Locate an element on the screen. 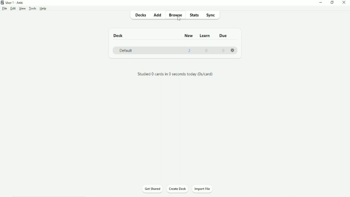 This screenshot has height=197, width=350. Add is located at coordinates (158, 16).